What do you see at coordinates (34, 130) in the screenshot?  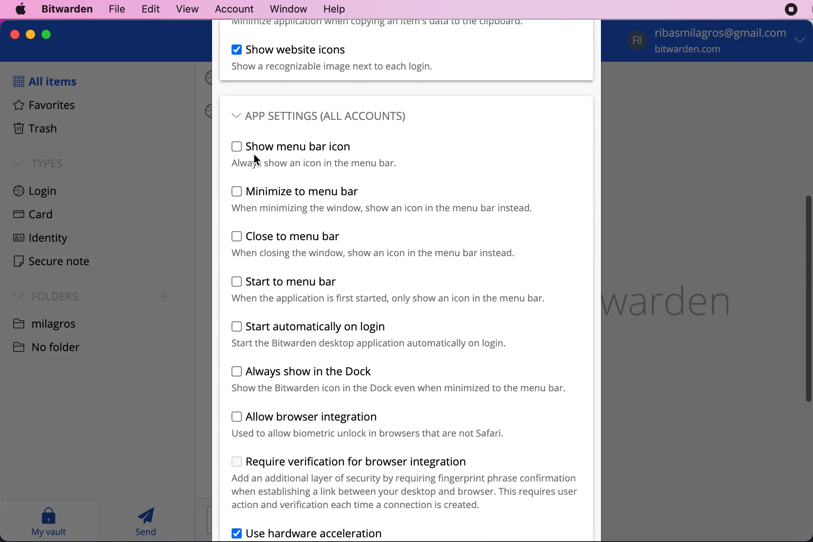 I see `trash` at bounding box center [34, 130].